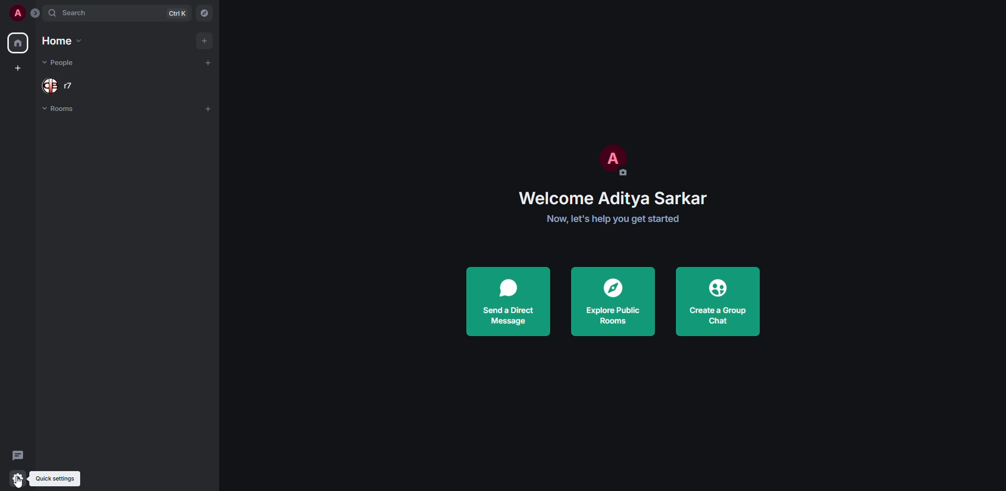 The width and height of the screenshot is (1006, 491). I want to click on home, so click(60, 41).